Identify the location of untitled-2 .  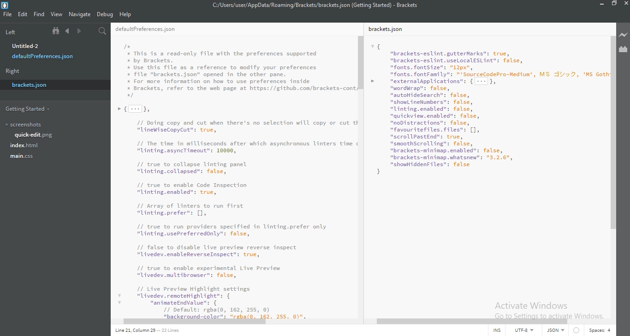
(27, 46).